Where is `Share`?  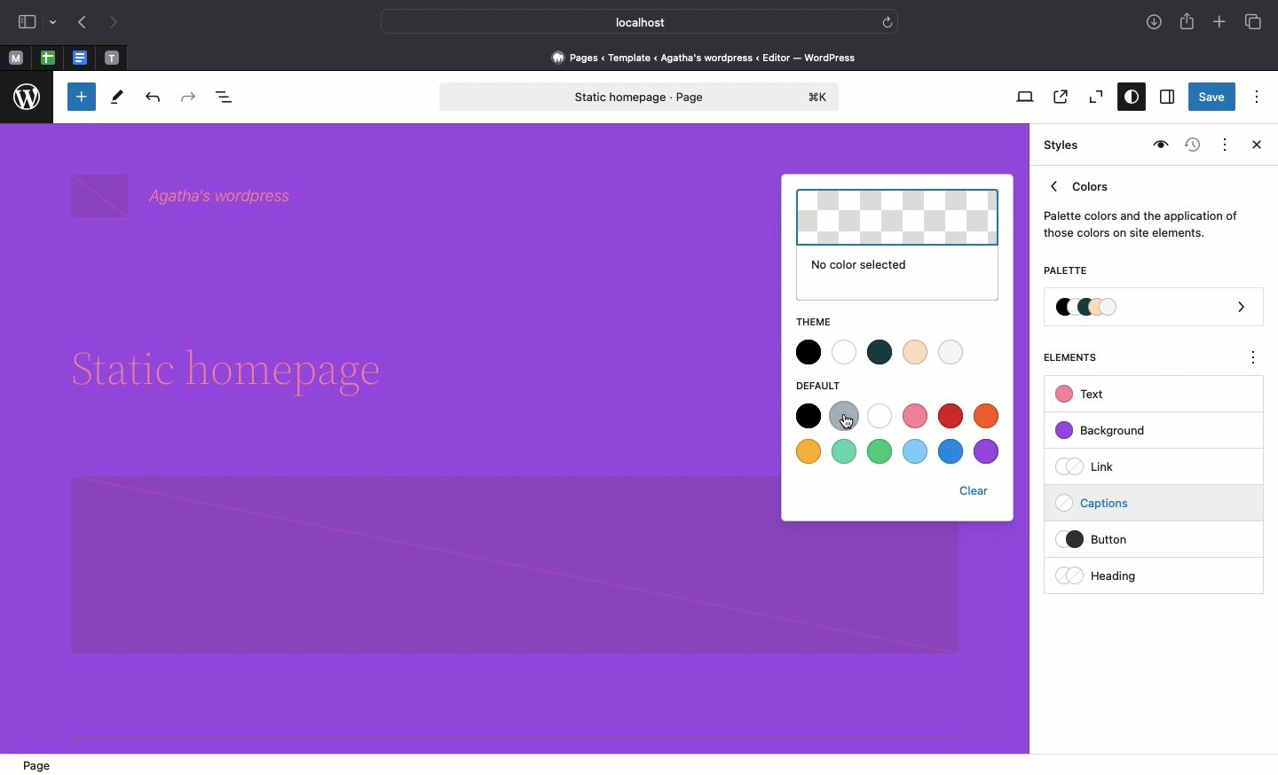 Share is located at coordinates (1188, 21).